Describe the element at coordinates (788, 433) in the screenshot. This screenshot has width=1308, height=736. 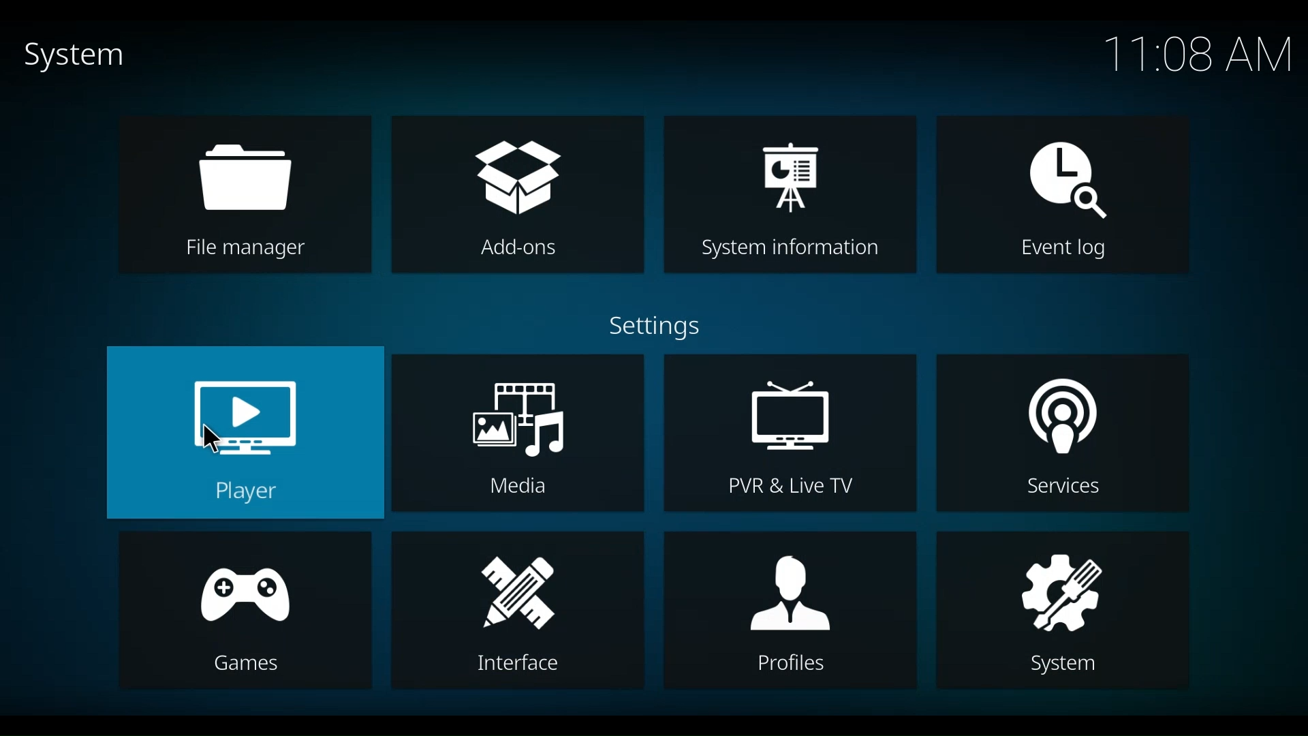
I see `PVR & Live TV` at that location.